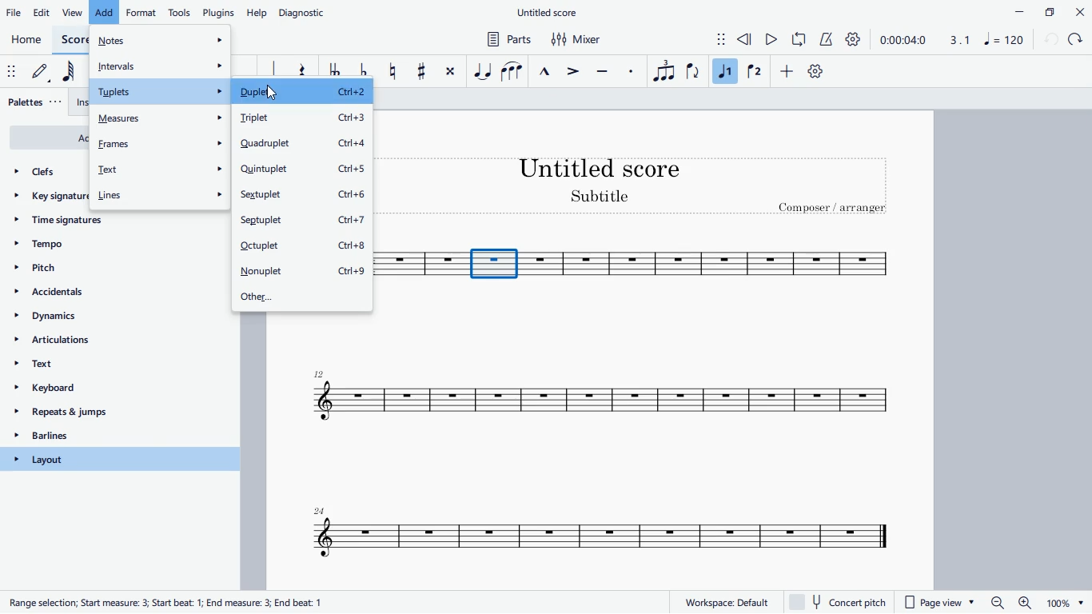 The width and height of the screenshot is (1092, 614). Describe the element at coordinates (305, 223) in the screenshot. I see `septuplet` at that location.